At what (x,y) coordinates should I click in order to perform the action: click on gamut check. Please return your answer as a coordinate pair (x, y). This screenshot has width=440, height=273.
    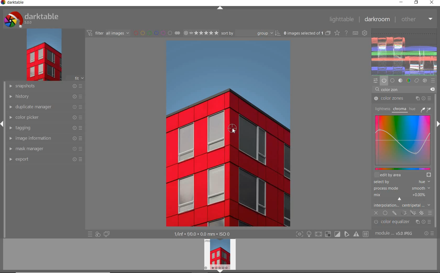
    Looking at the image, I should click on (327, 234).